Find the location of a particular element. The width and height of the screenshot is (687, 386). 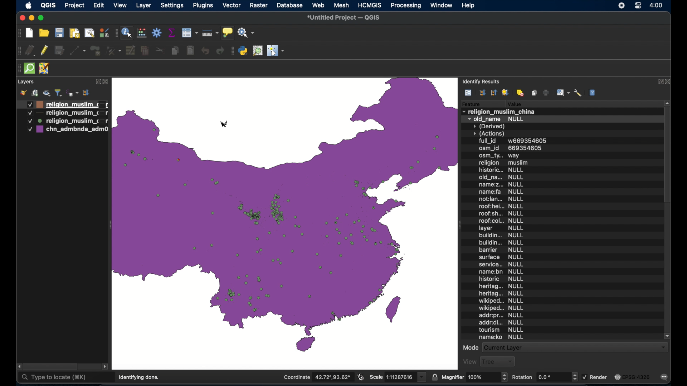

vertex tool is located at coordinates (113, 50).